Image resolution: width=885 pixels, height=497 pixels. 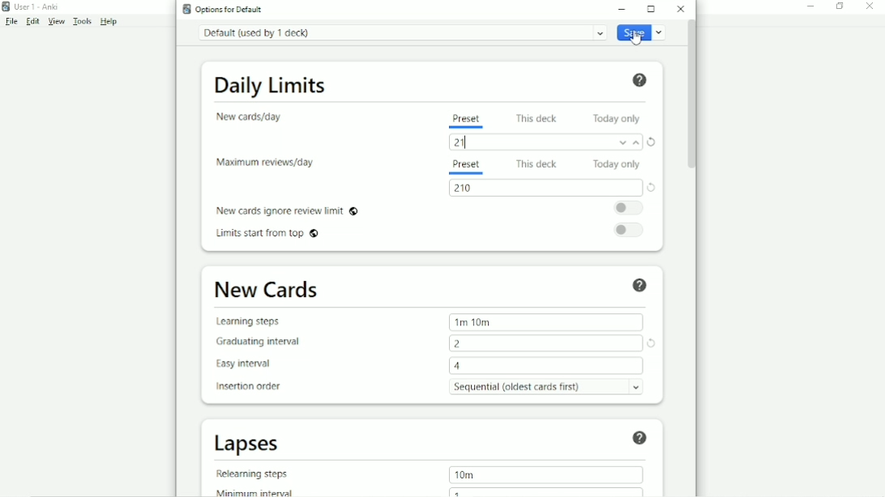 What do you see at coordinates (254, 492) in the screenshot?
I see `Minimum interval` at bounding box center [254, 492].